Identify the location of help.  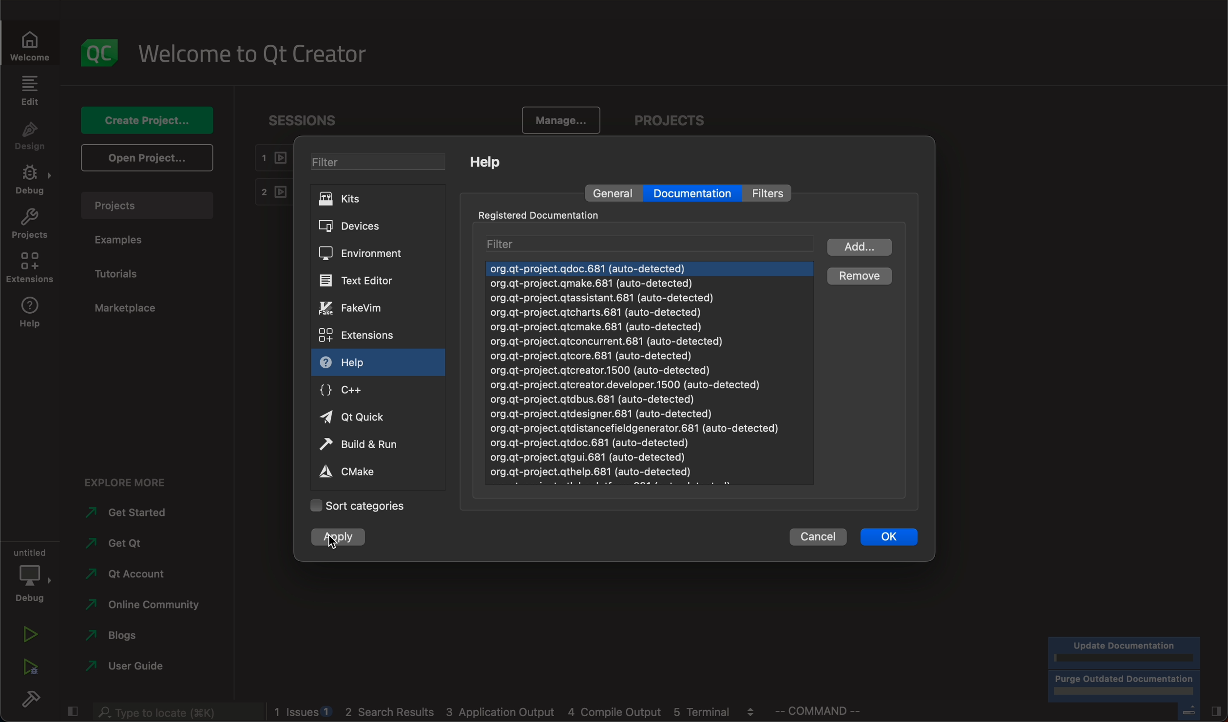
(33, 312).